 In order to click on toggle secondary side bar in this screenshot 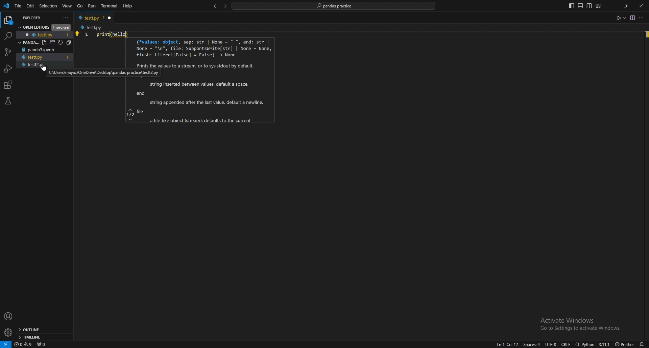, I will do `click(590, 6)`.